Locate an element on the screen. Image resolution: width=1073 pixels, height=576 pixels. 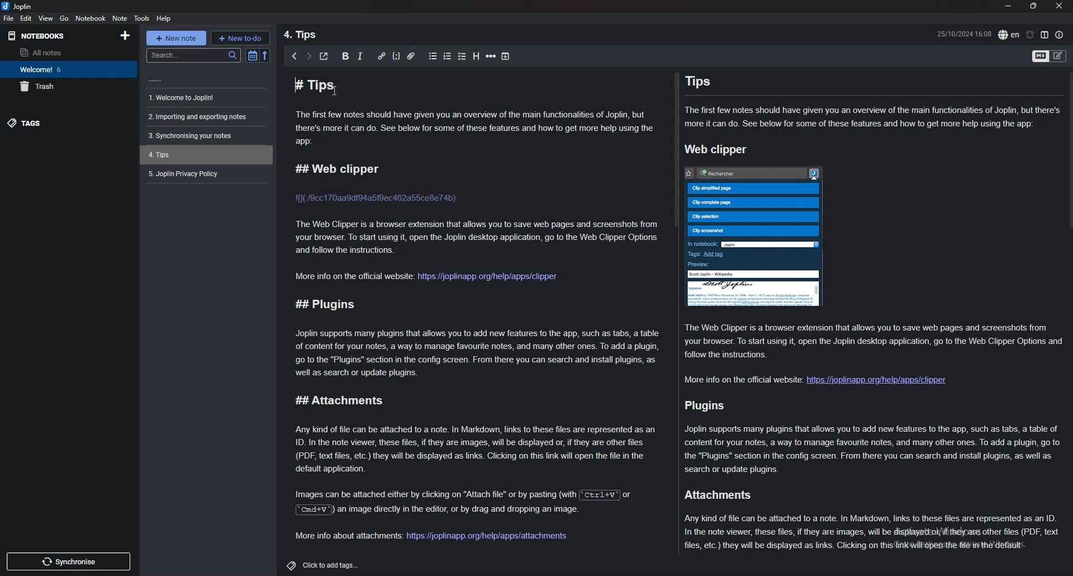
 is located at coordinates (67, 561).